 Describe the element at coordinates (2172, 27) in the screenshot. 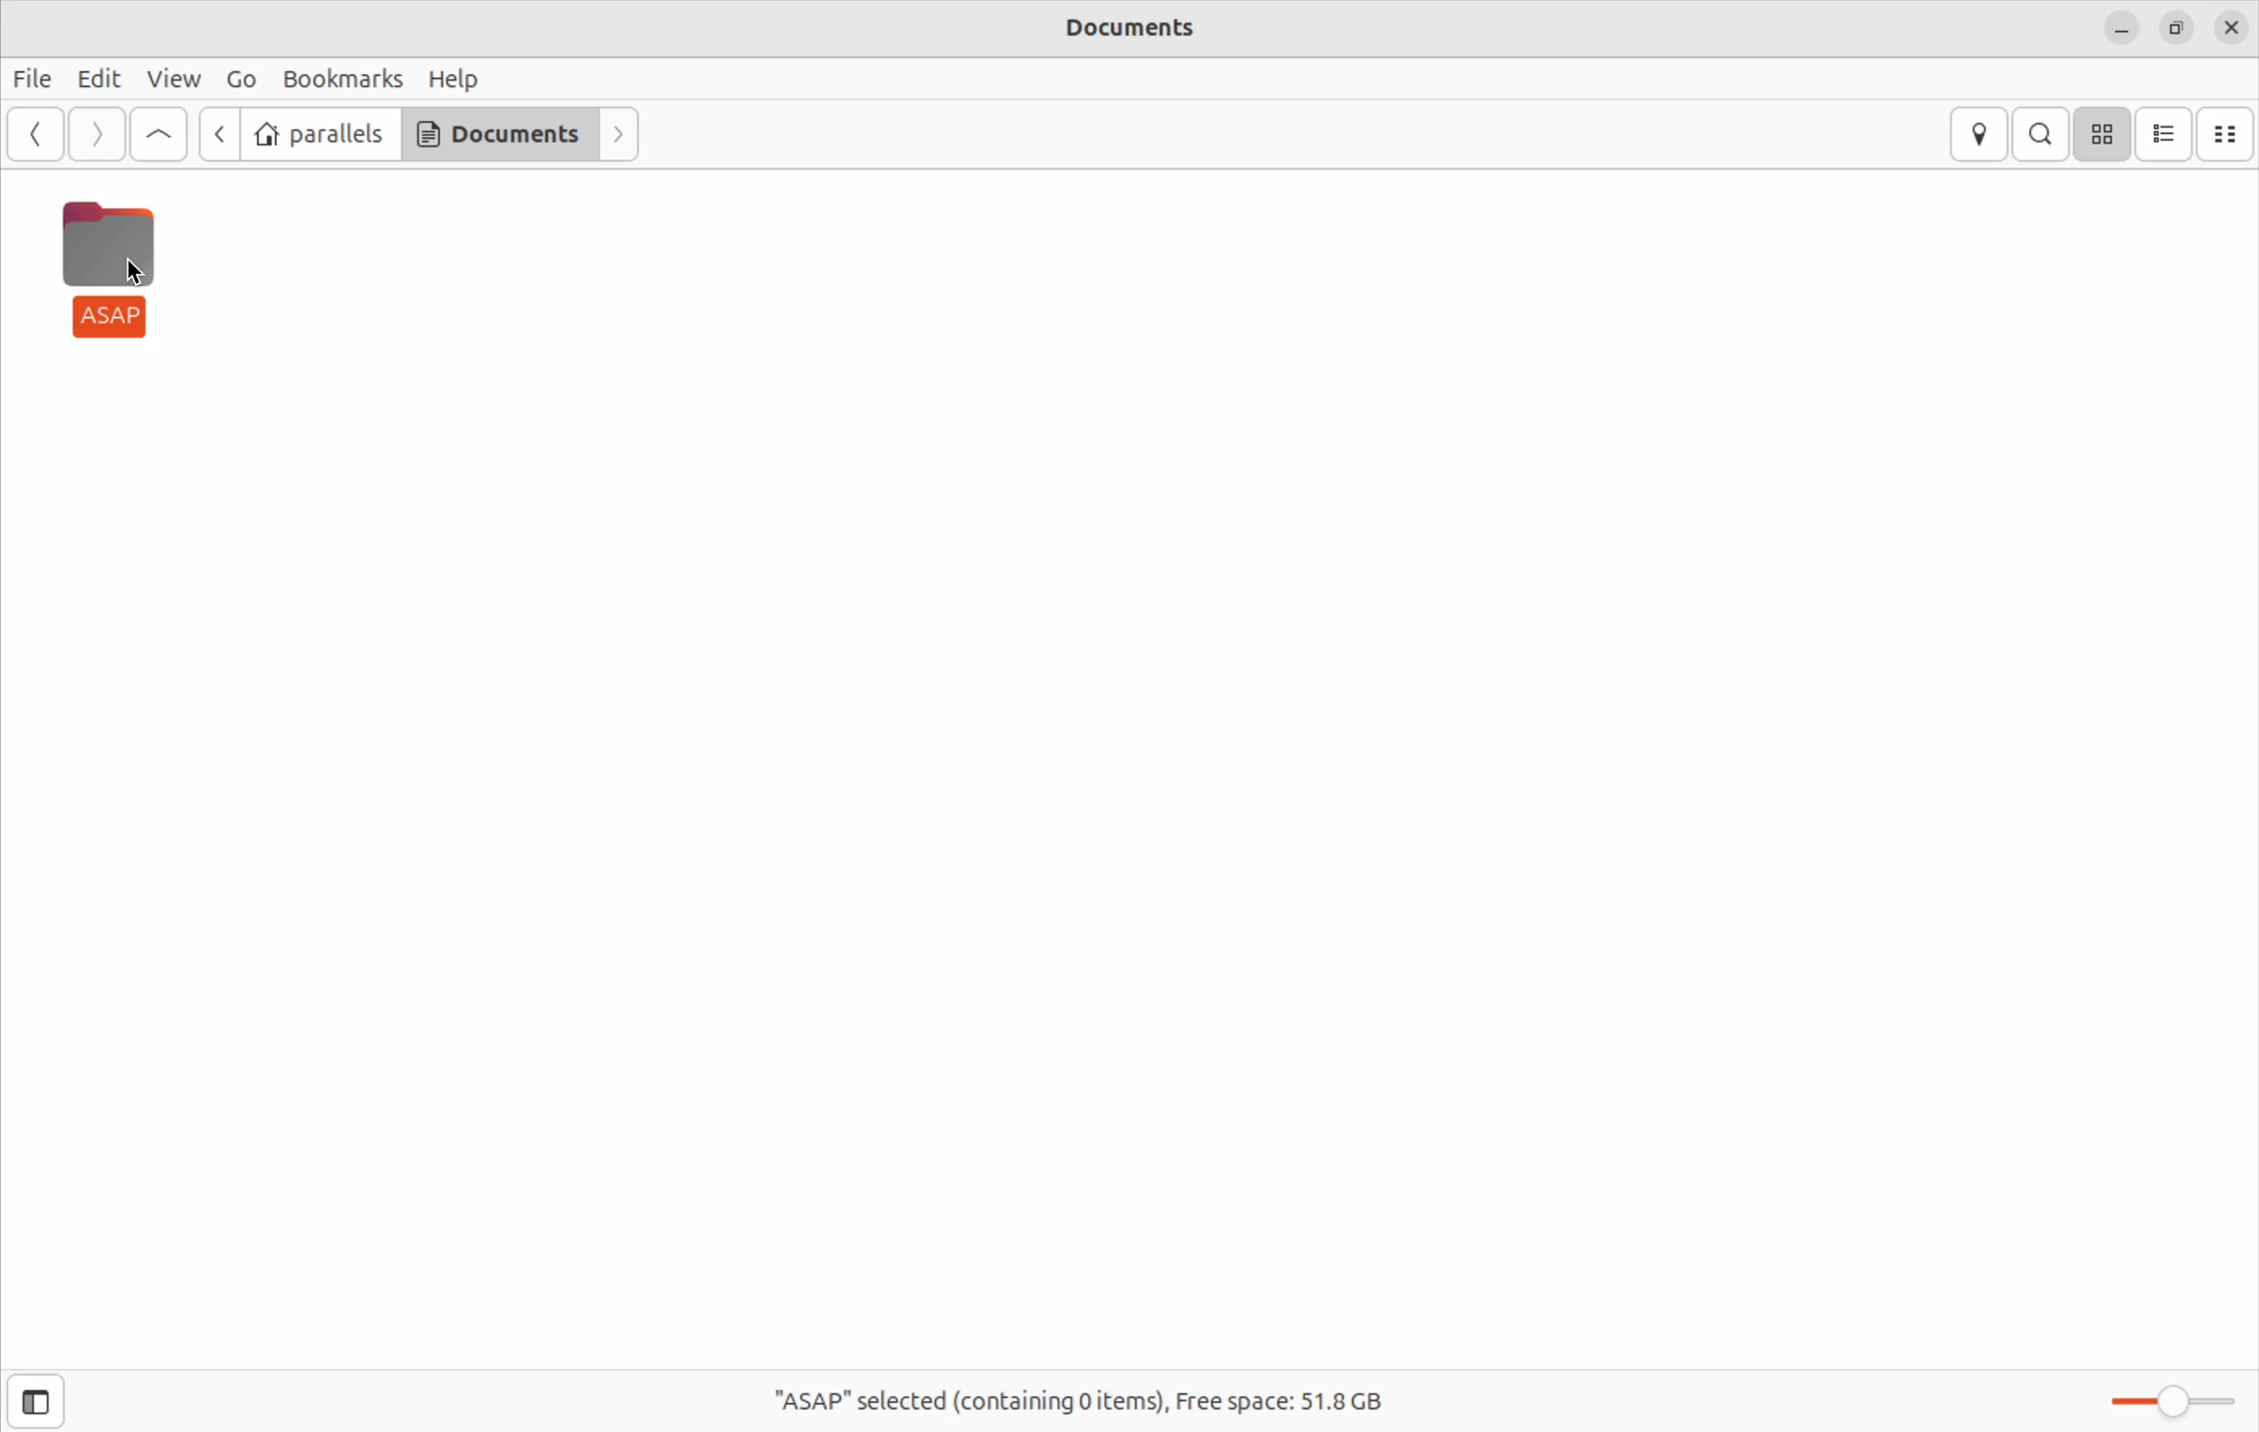

I see `resize` at that location.